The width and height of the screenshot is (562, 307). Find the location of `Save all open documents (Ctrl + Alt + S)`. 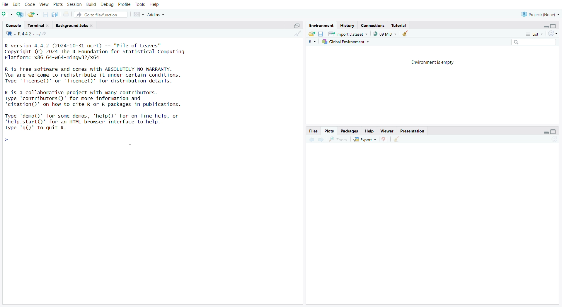

Save all open documents (Ctrl + Alt + S) is located at coordinates (55, 14).